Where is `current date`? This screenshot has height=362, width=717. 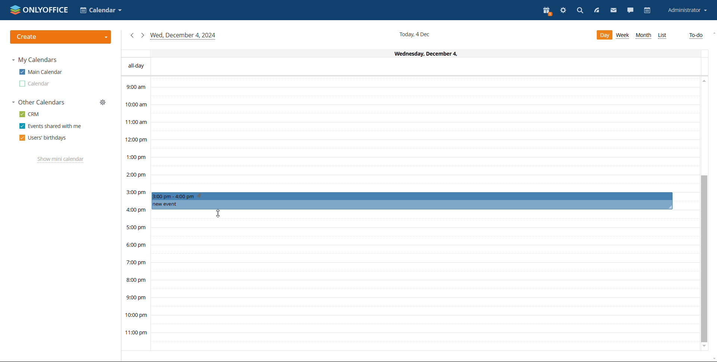
current date is located at coordinates (416, 34).